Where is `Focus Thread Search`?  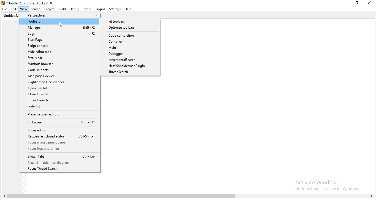
Focus Thread Search is located at coordinates (60, 170).